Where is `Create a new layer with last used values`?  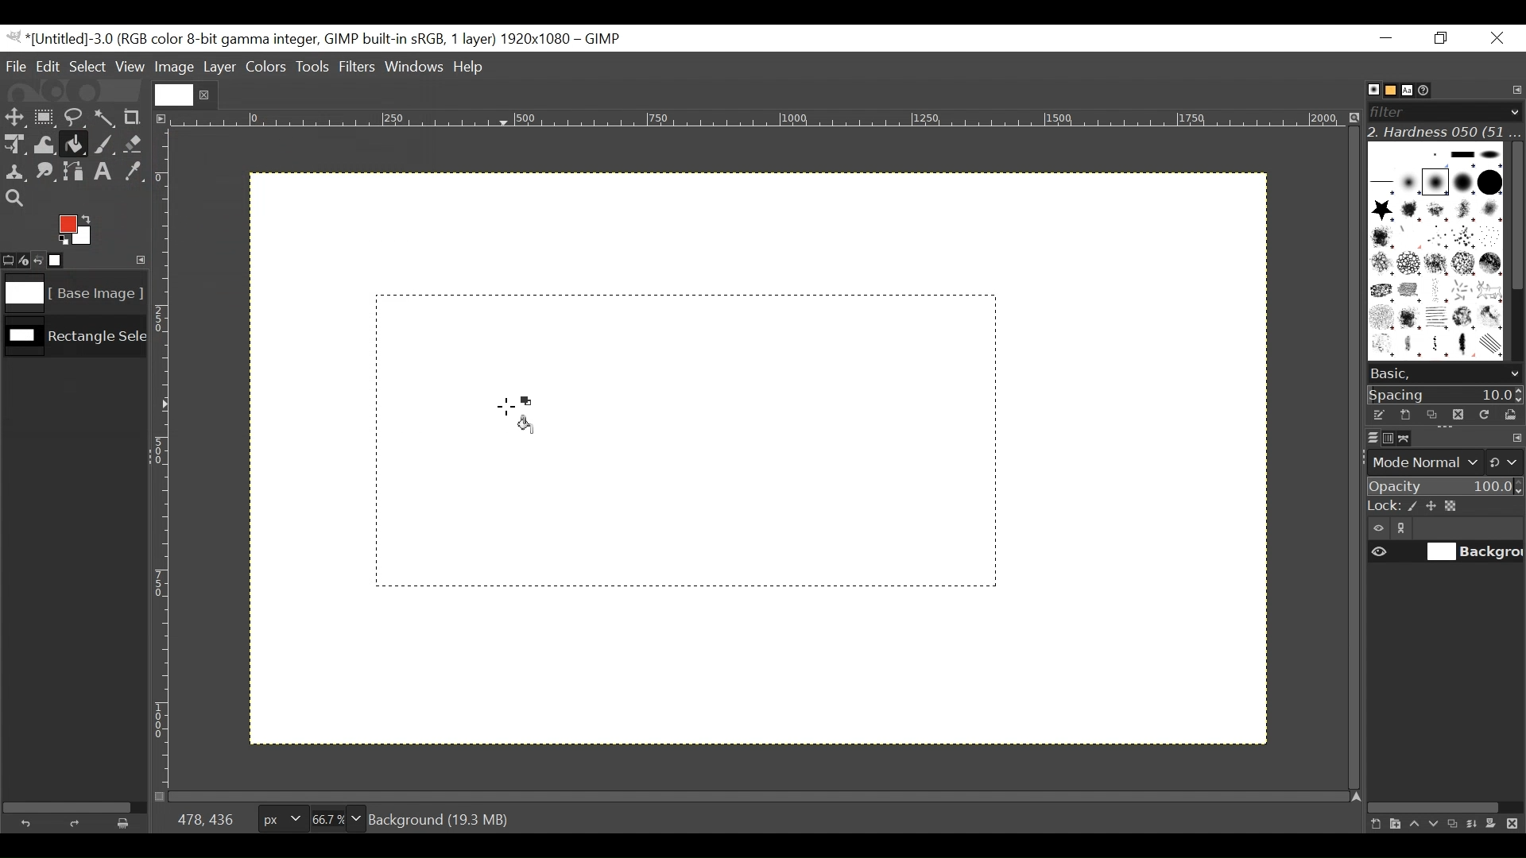
Create a new layer with last used values is located at coordinates (1373, 825).